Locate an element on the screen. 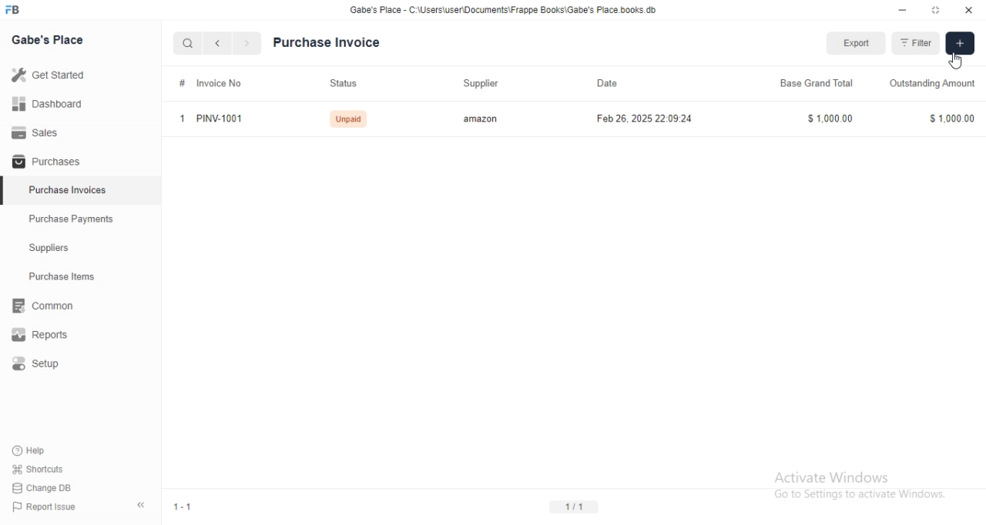 The image size is (986, 525). # Invoice No is located at coordinates (216, 83).